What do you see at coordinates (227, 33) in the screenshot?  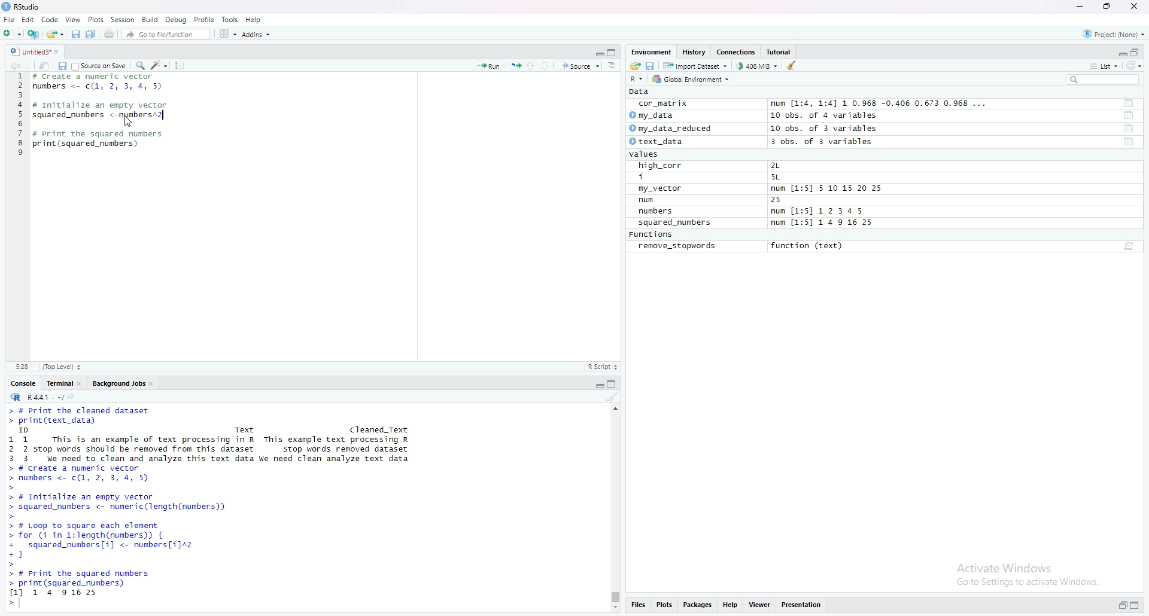 I see `Workspace panes` at bounding box center [227, 33].